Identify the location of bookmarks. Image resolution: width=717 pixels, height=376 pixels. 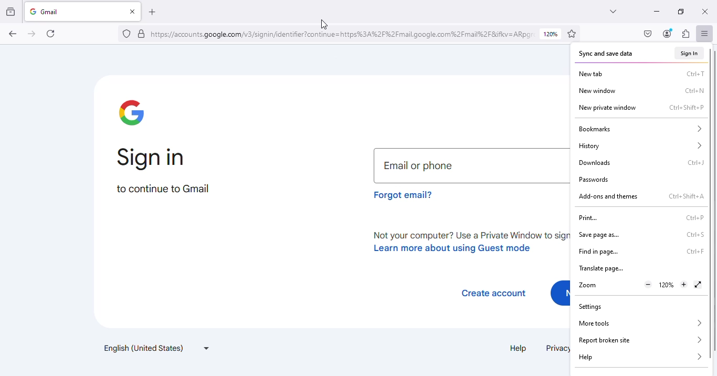
(640, 129).